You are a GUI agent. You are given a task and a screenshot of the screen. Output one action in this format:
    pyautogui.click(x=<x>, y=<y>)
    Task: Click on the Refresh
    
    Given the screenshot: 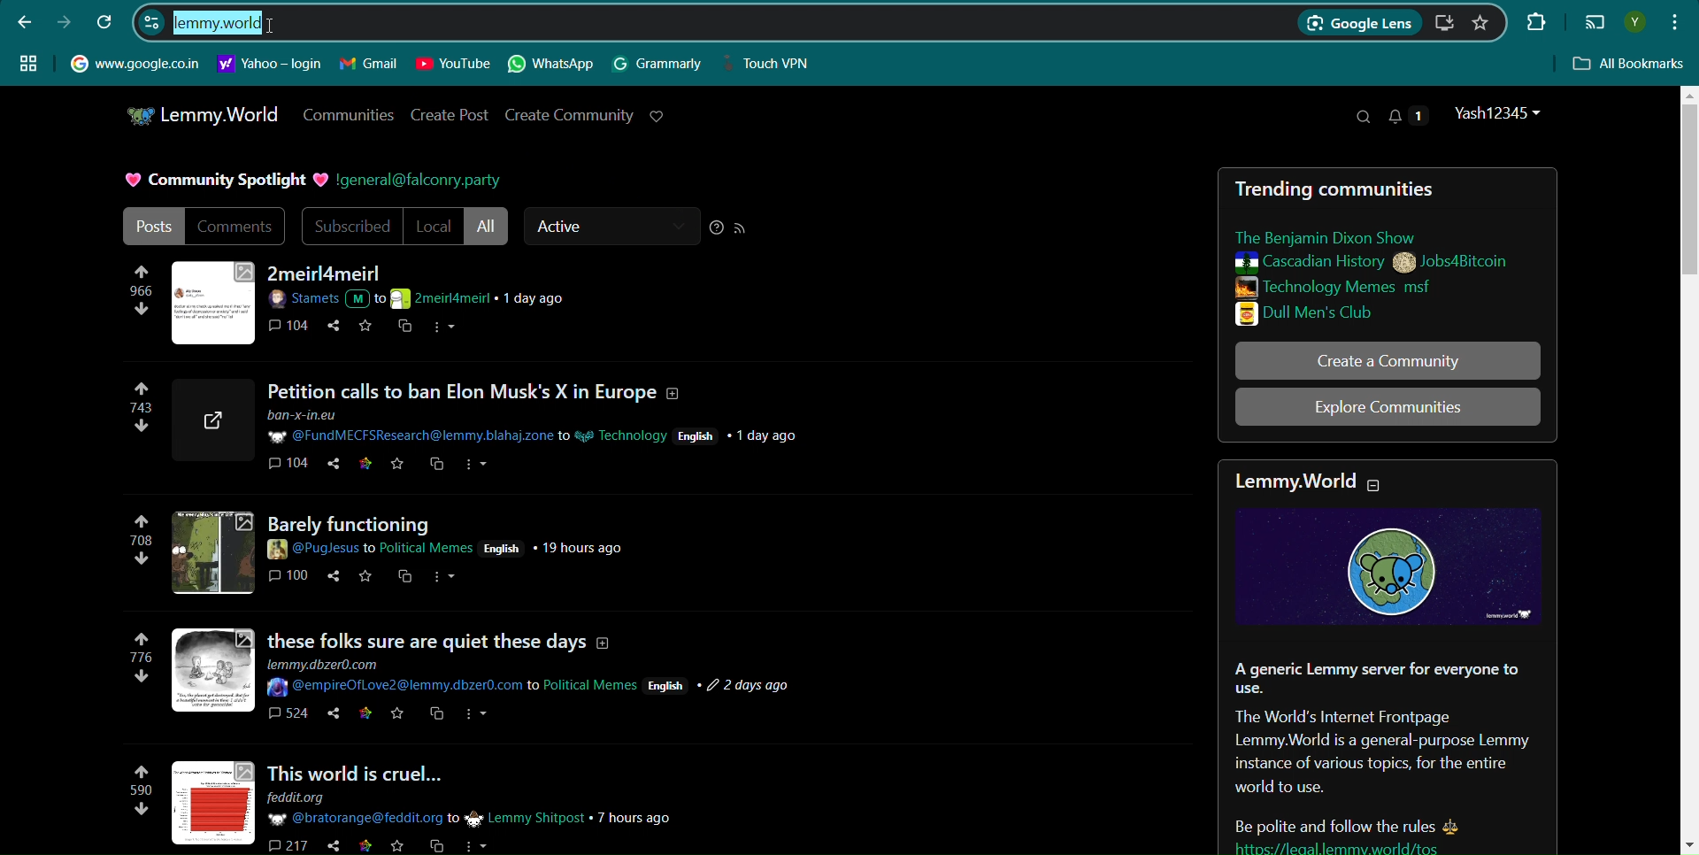 What is the action you would take?
    pyautogui.click(x=106, y=21)
    